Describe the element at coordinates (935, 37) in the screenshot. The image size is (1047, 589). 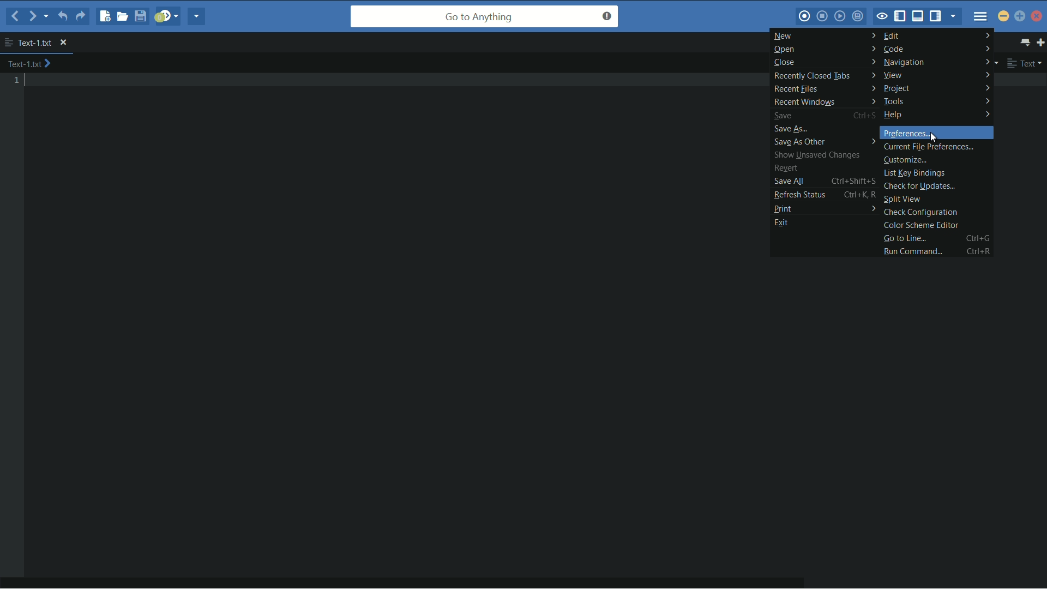
I see `edit` at that location.